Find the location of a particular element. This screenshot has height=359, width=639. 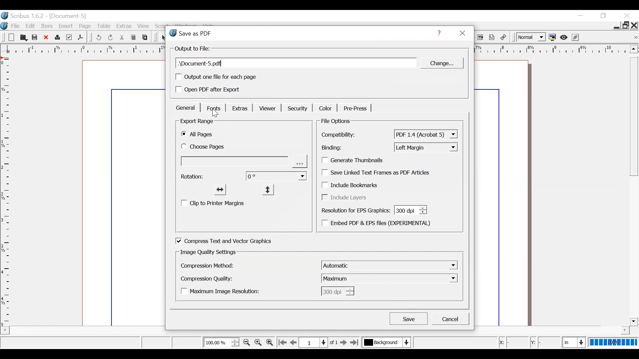

Item is located at coordinates (48, 26).